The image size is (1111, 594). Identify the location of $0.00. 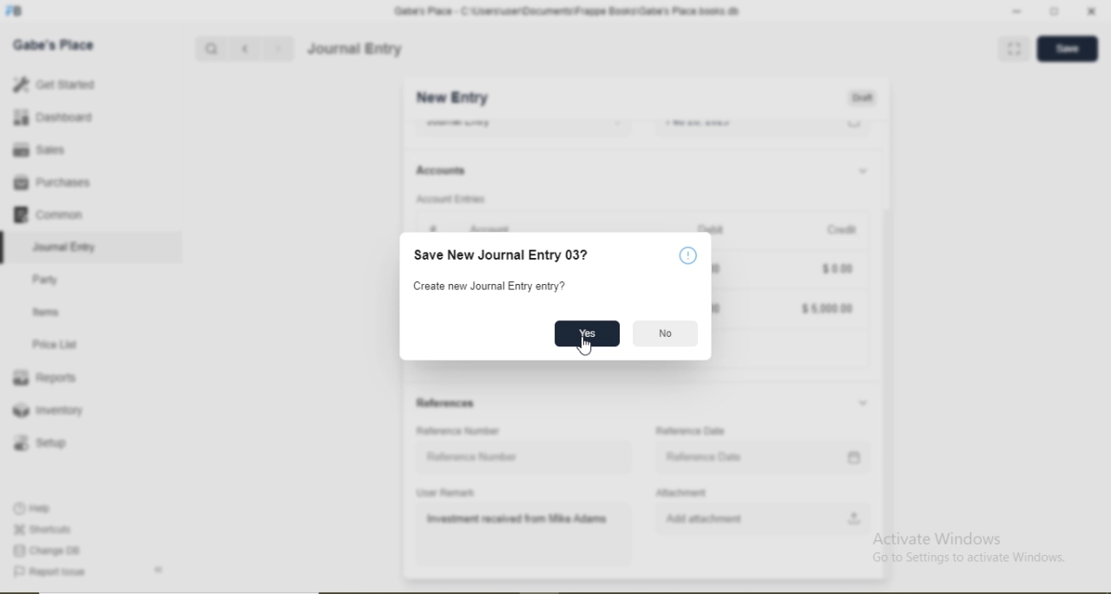
(837, 267).